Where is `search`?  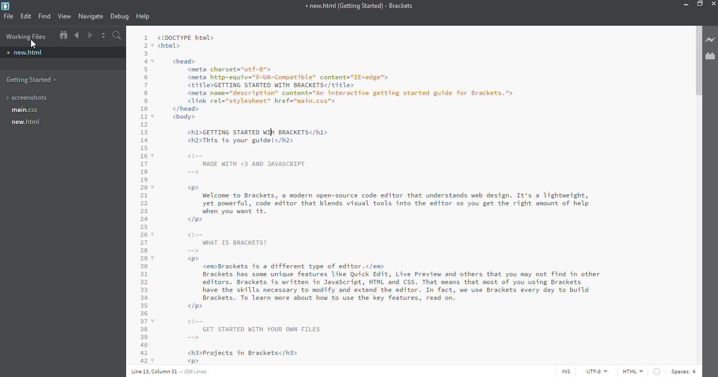 search is located at coordinates (118, 35).